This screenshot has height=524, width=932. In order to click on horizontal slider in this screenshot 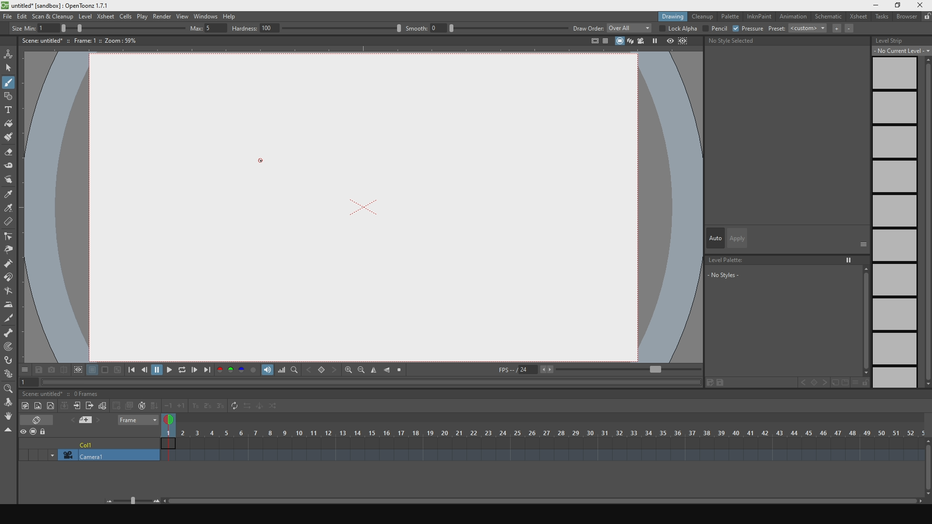, I will do `click(515, 501)`.